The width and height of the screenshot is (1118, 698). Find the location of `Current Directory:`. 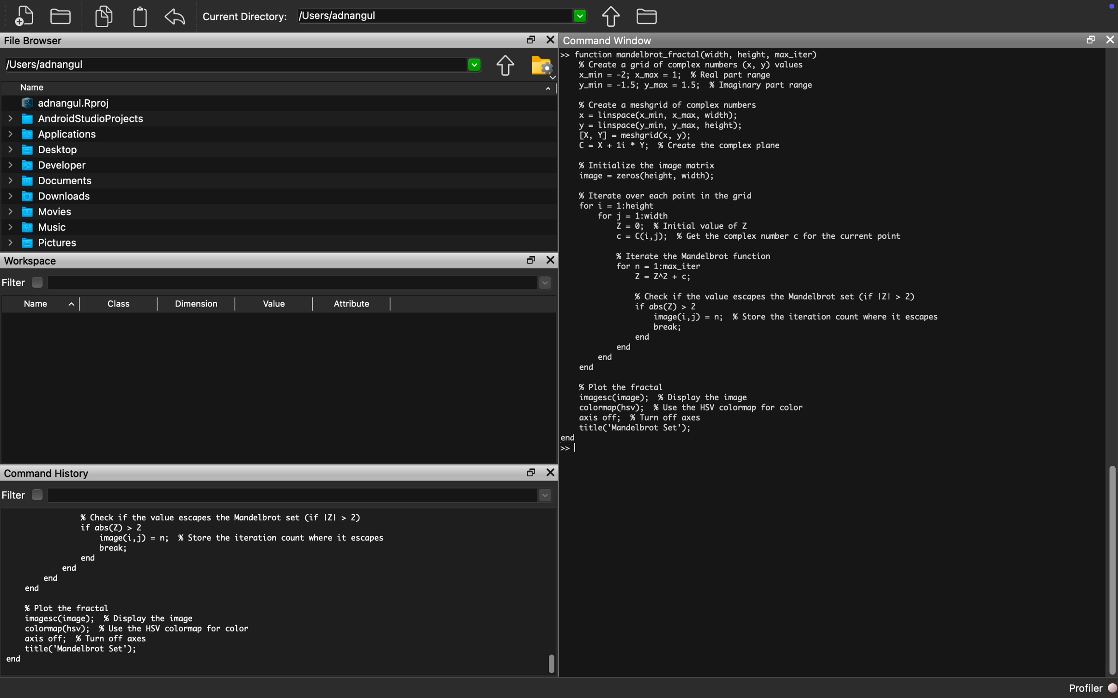

Current Directory: is located at coordinates (247, 16).